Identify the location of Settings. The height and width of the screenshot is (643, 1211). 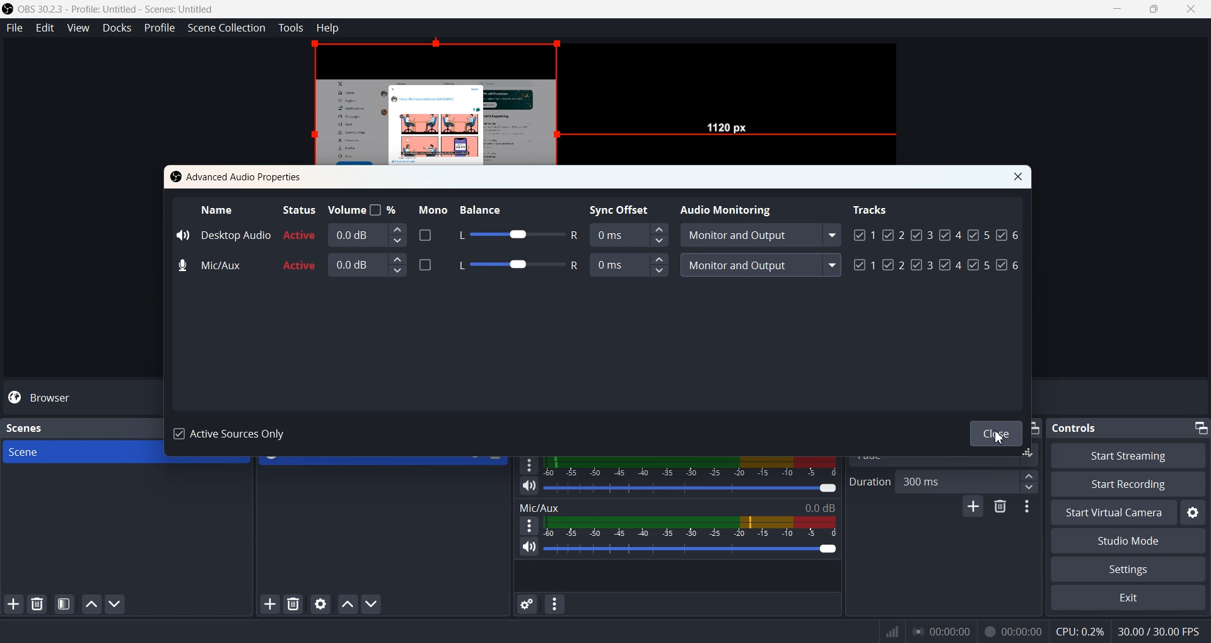
(1193, 513).